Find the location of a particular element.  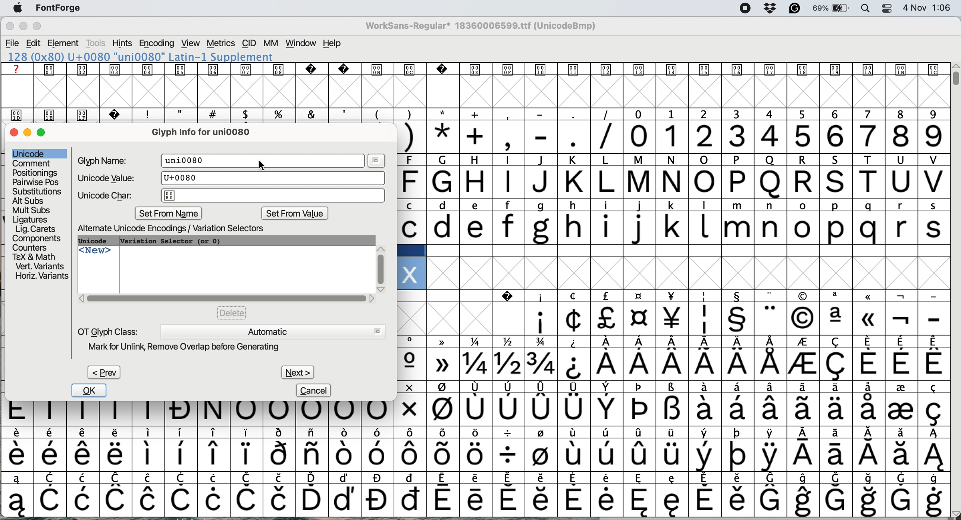

maximise is located at coordinates (46, 135).